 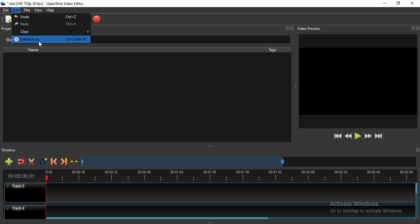 I want to click on Jump to end, so click(x=379, y=136).